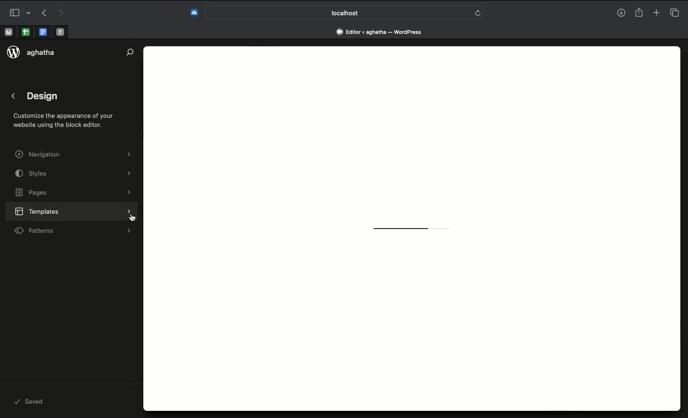  I want to click on Design, so click(64, 110).